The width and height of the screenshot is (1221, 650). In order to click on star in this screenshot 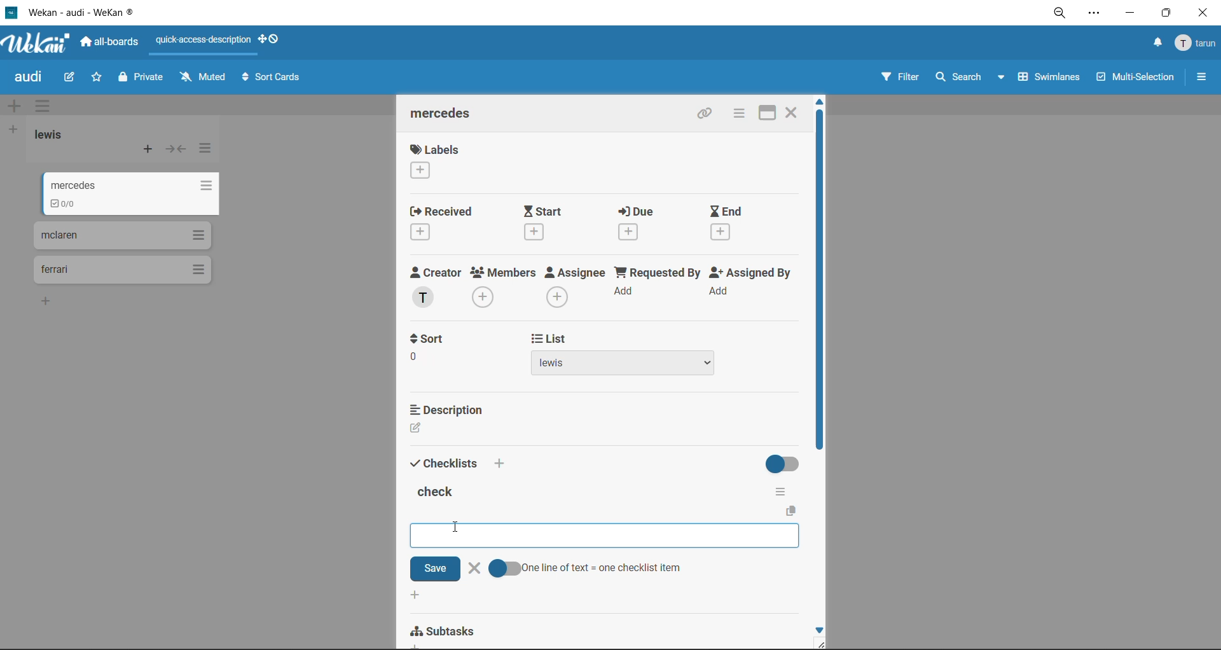, I will do `click(98, 80)`.